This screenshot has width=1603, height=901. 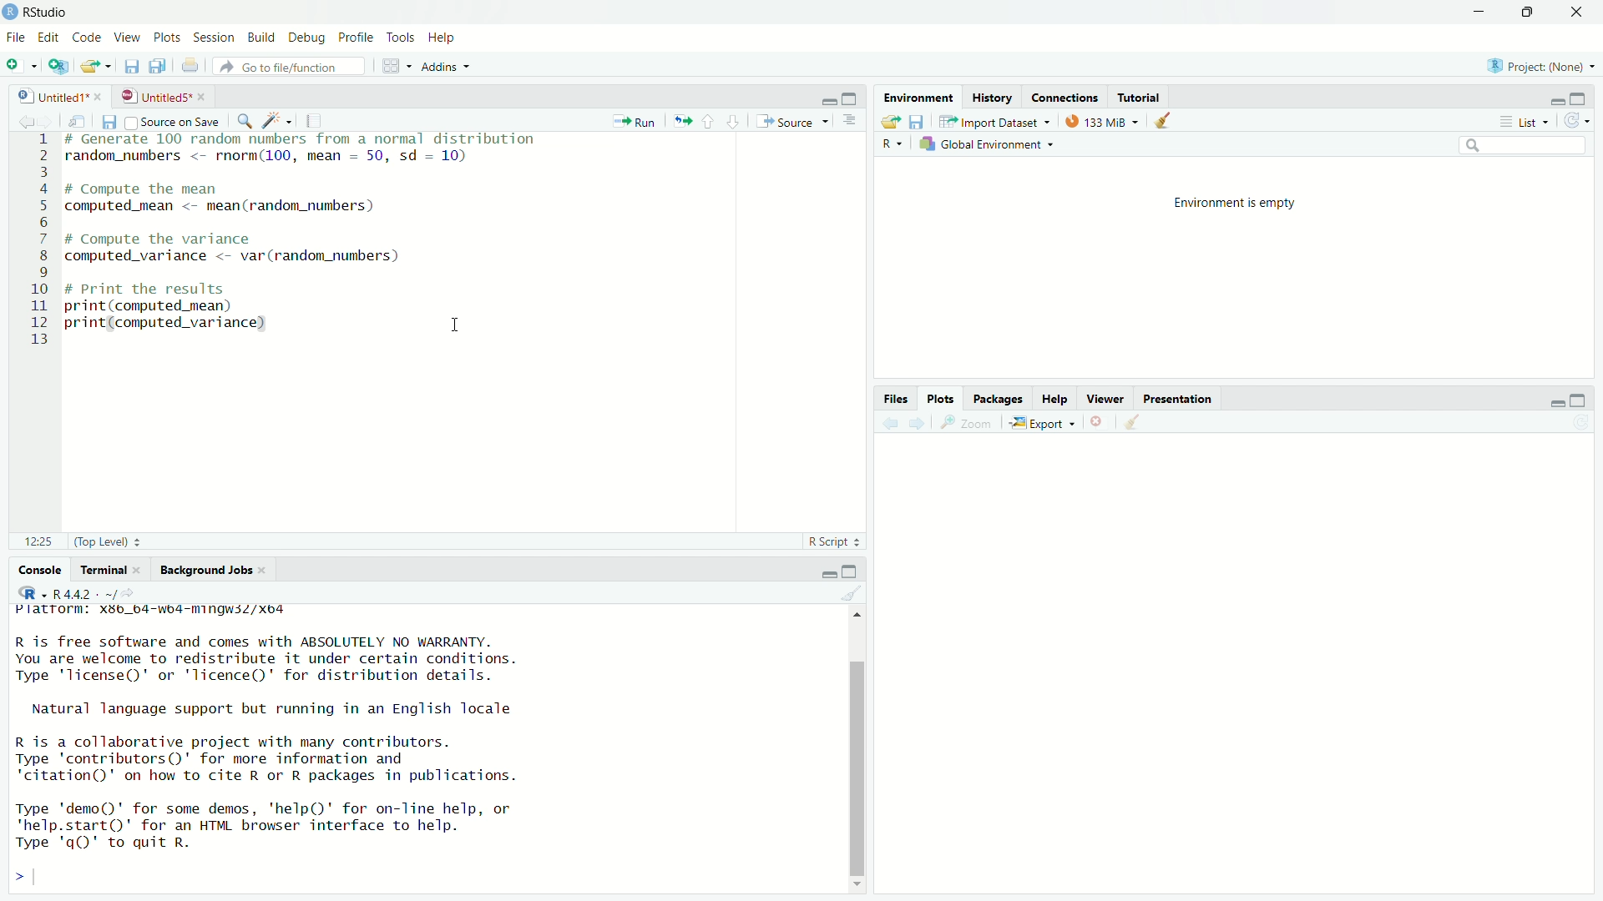 I want to click on export, so click(x=1044, y=422).